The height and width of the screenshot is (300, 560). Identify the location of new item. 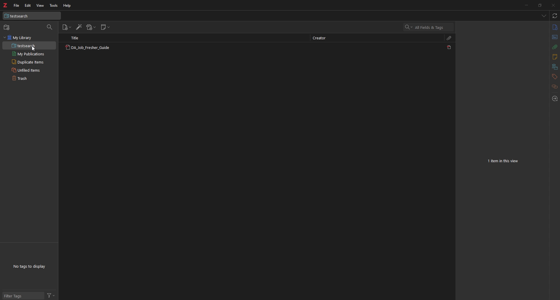
(7, 27).